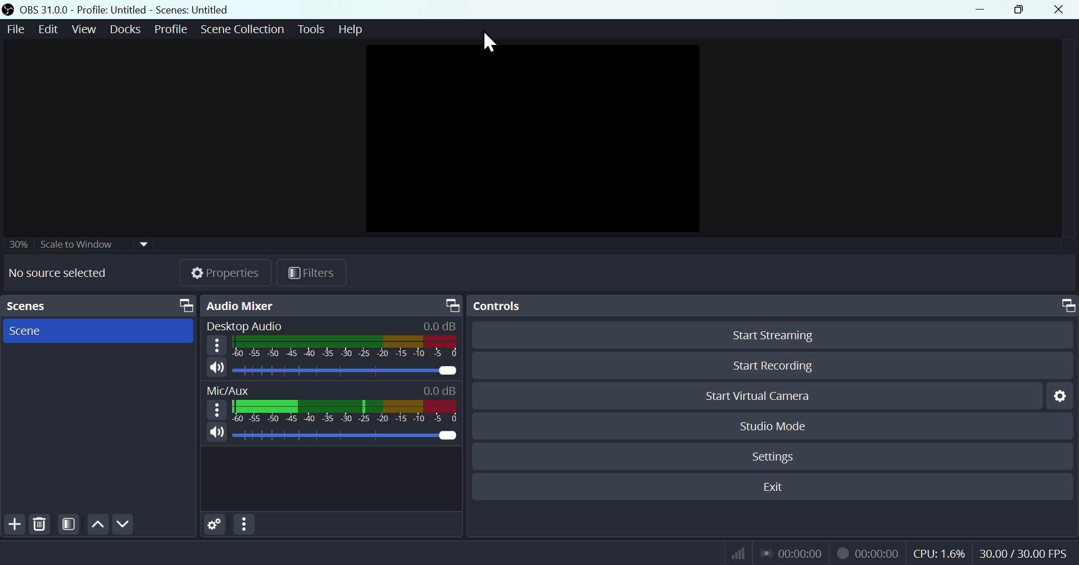 Image resolution: width=1079 pixels, height=565 pixels. Describe the element at coordinates (793, 553) in the screenshot. I see `Live Status` at that location.